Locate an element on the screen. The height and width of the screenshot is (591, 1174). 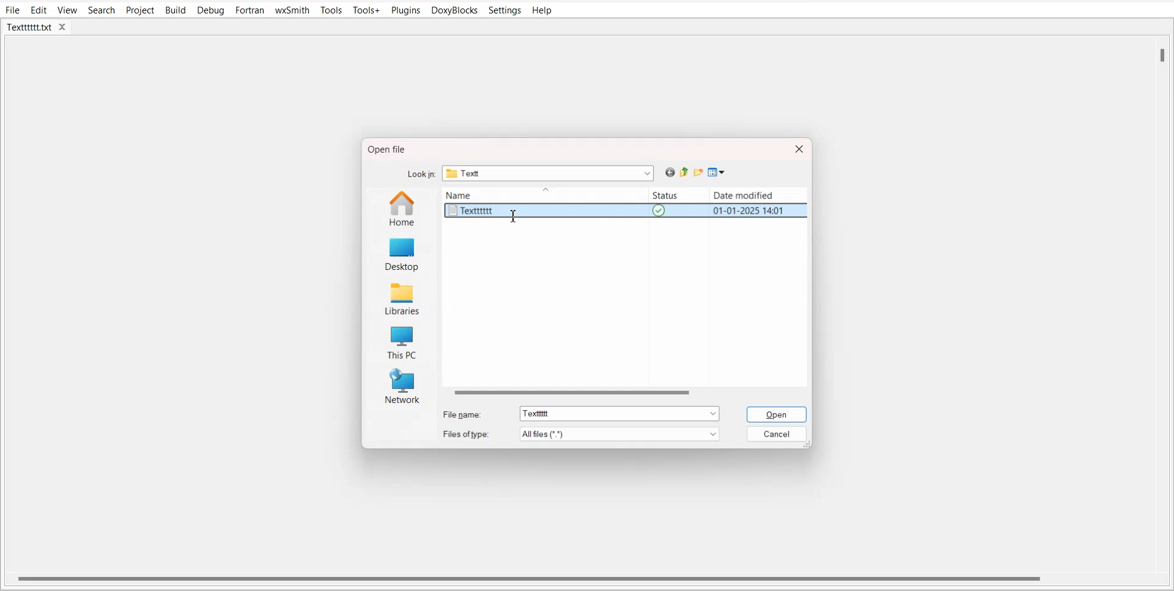
close is located at coordinates (65, 26).